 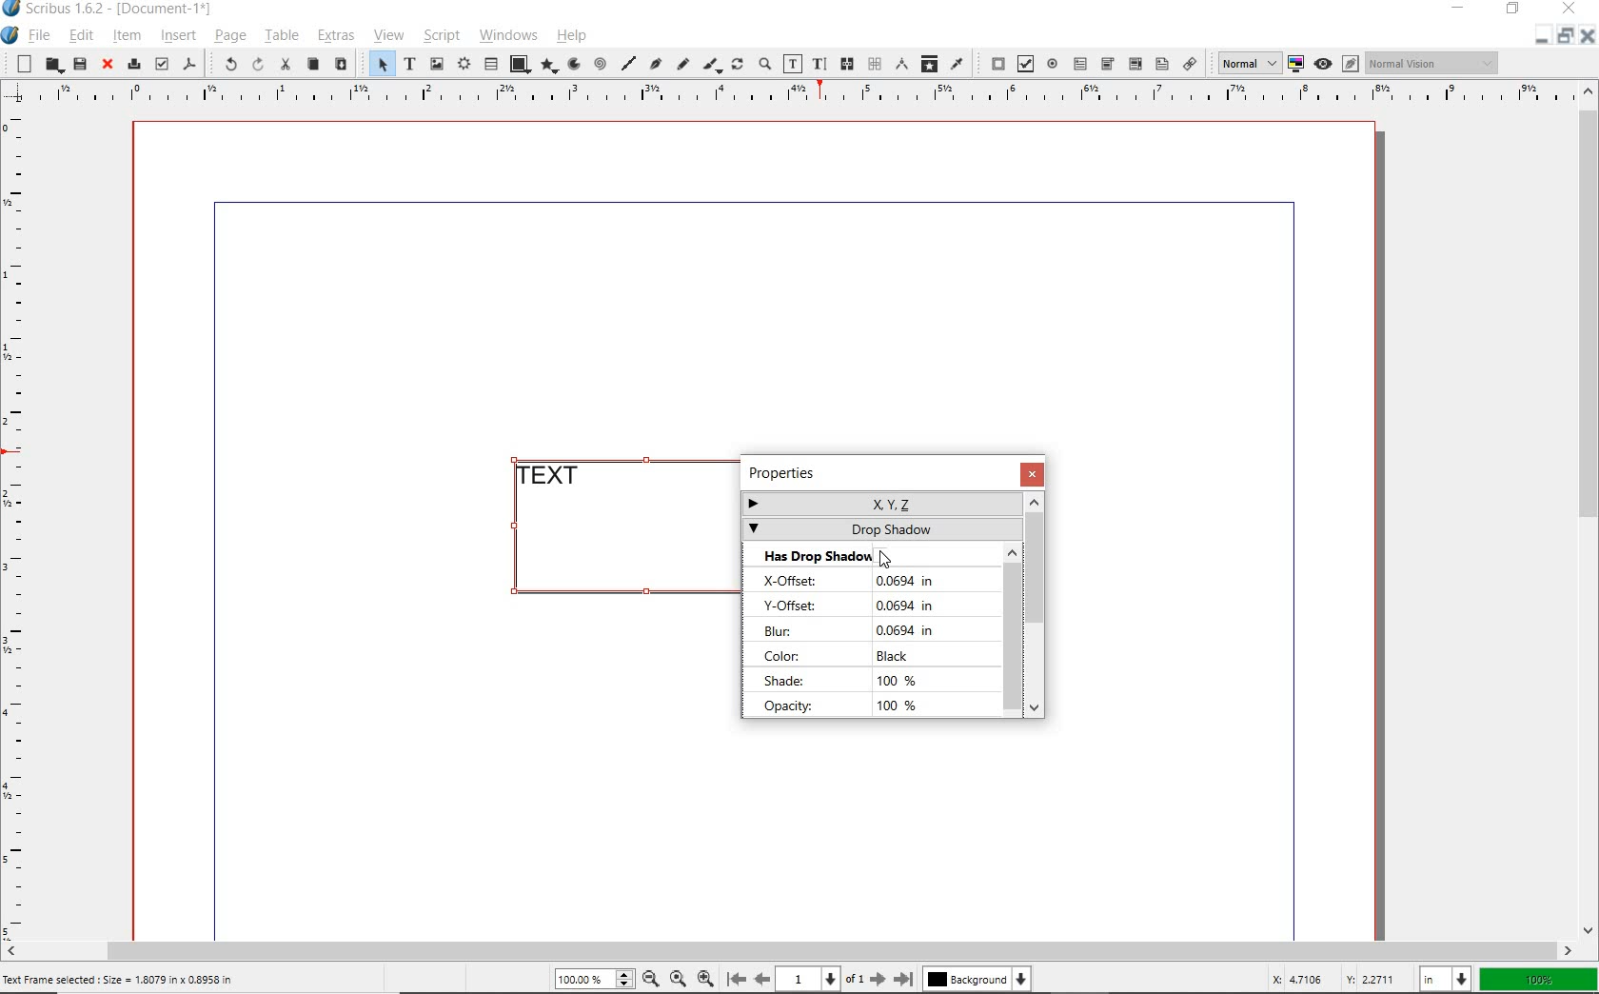 I want to click on link text frames, so click(x=848, y=64).